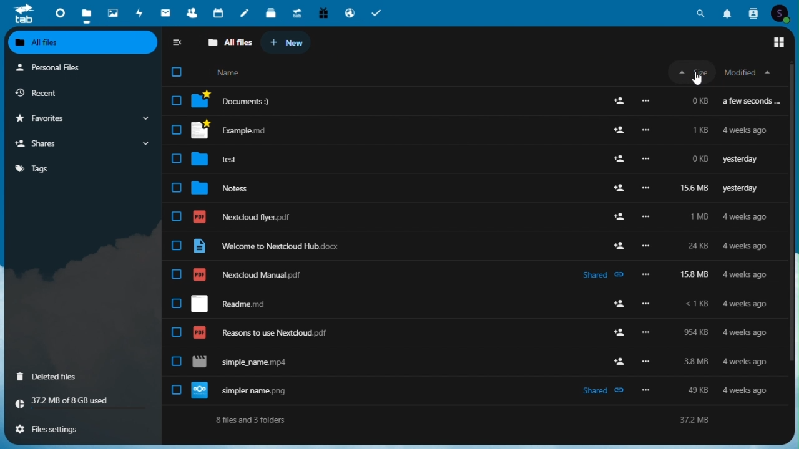 This screenshot has height=449, width=799. What do you see at coordinates (693, 71) in the screenshot?
I see `Size` at bounding box center [693, 71].